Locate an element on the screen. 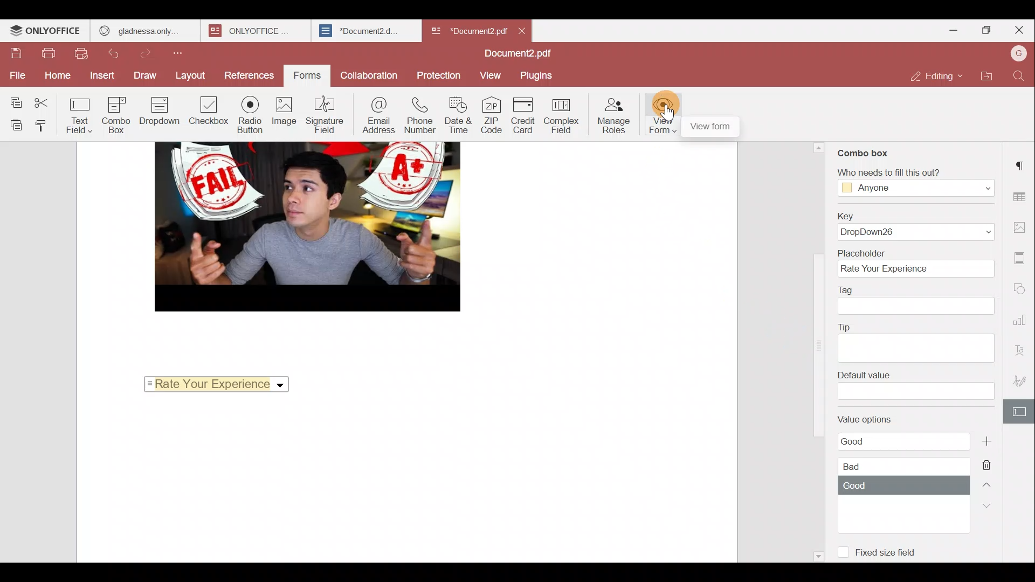  View form is located at coordinates (712, 127).